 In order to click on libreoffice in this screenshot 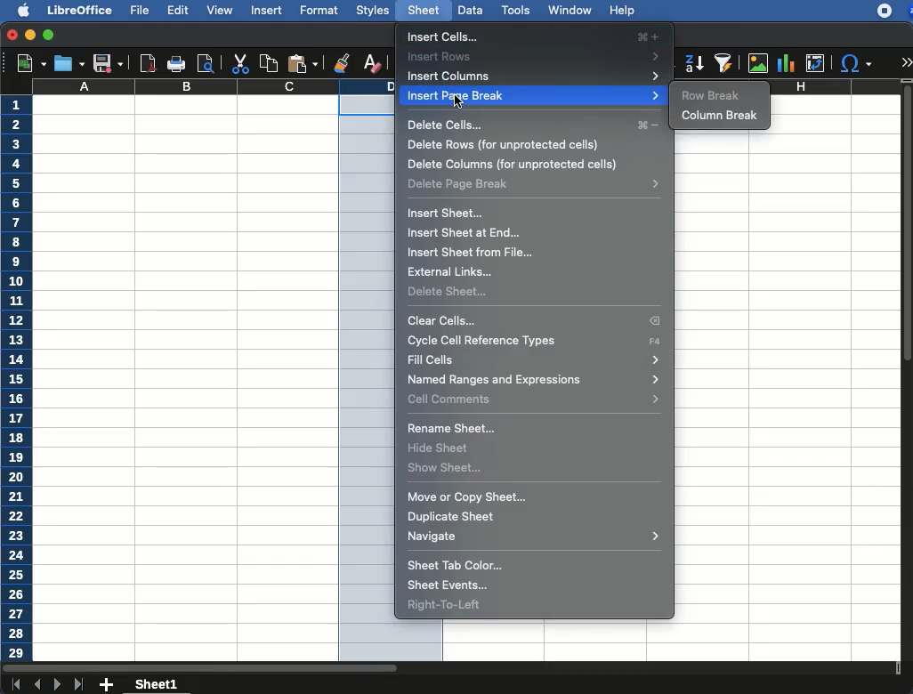, I will do `click(77, 9)`.